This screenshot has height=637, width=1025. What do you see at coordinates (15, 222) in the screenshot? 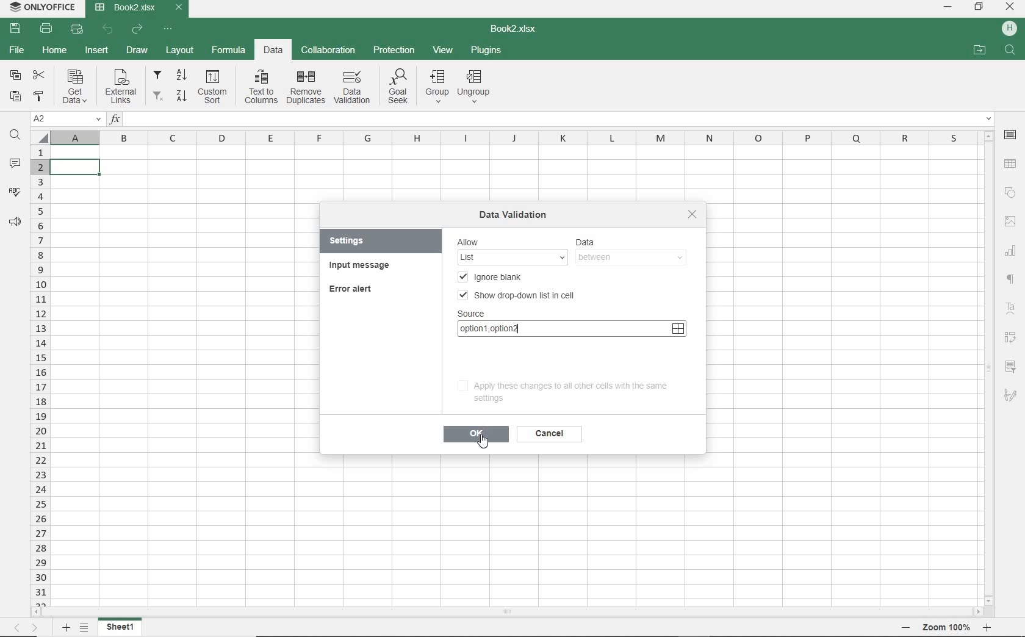
I see `FEEDBACK & SUPPORT` at bounding box center [15, 222].